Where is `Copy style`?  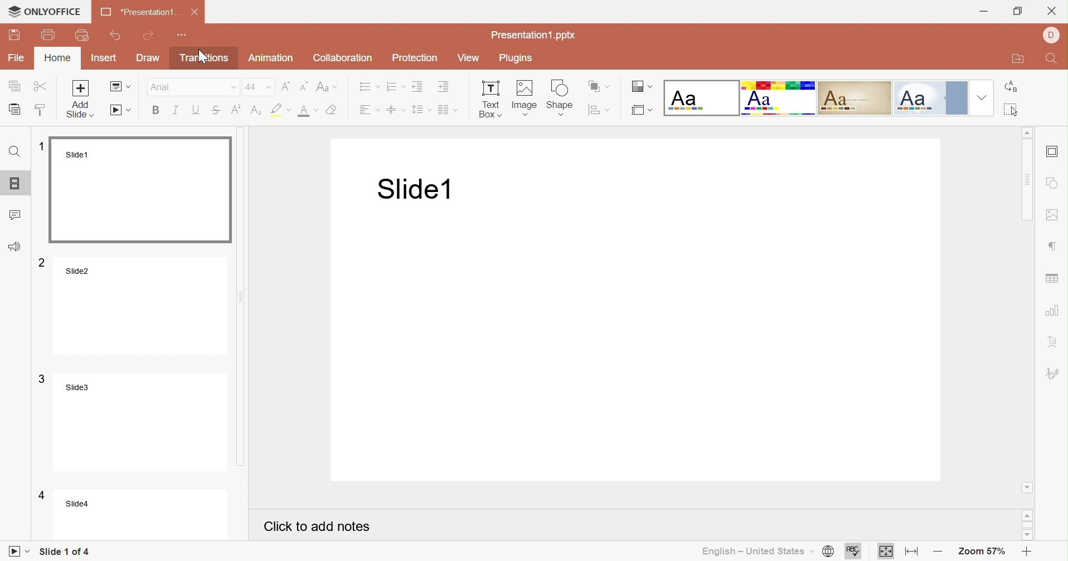
Copy style is located at coordinates (41, 111).